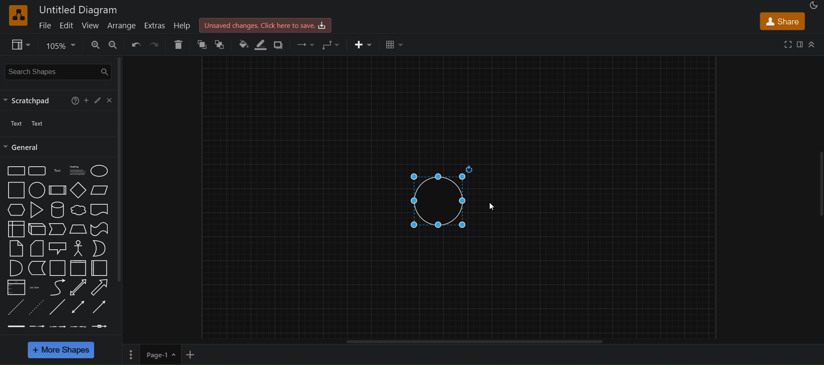 The height and width of the screenshot is (365, 824). What do you see at coordinates (77, 189) in the screenshot?
I see `diamond` at bounding box center [77, 189].